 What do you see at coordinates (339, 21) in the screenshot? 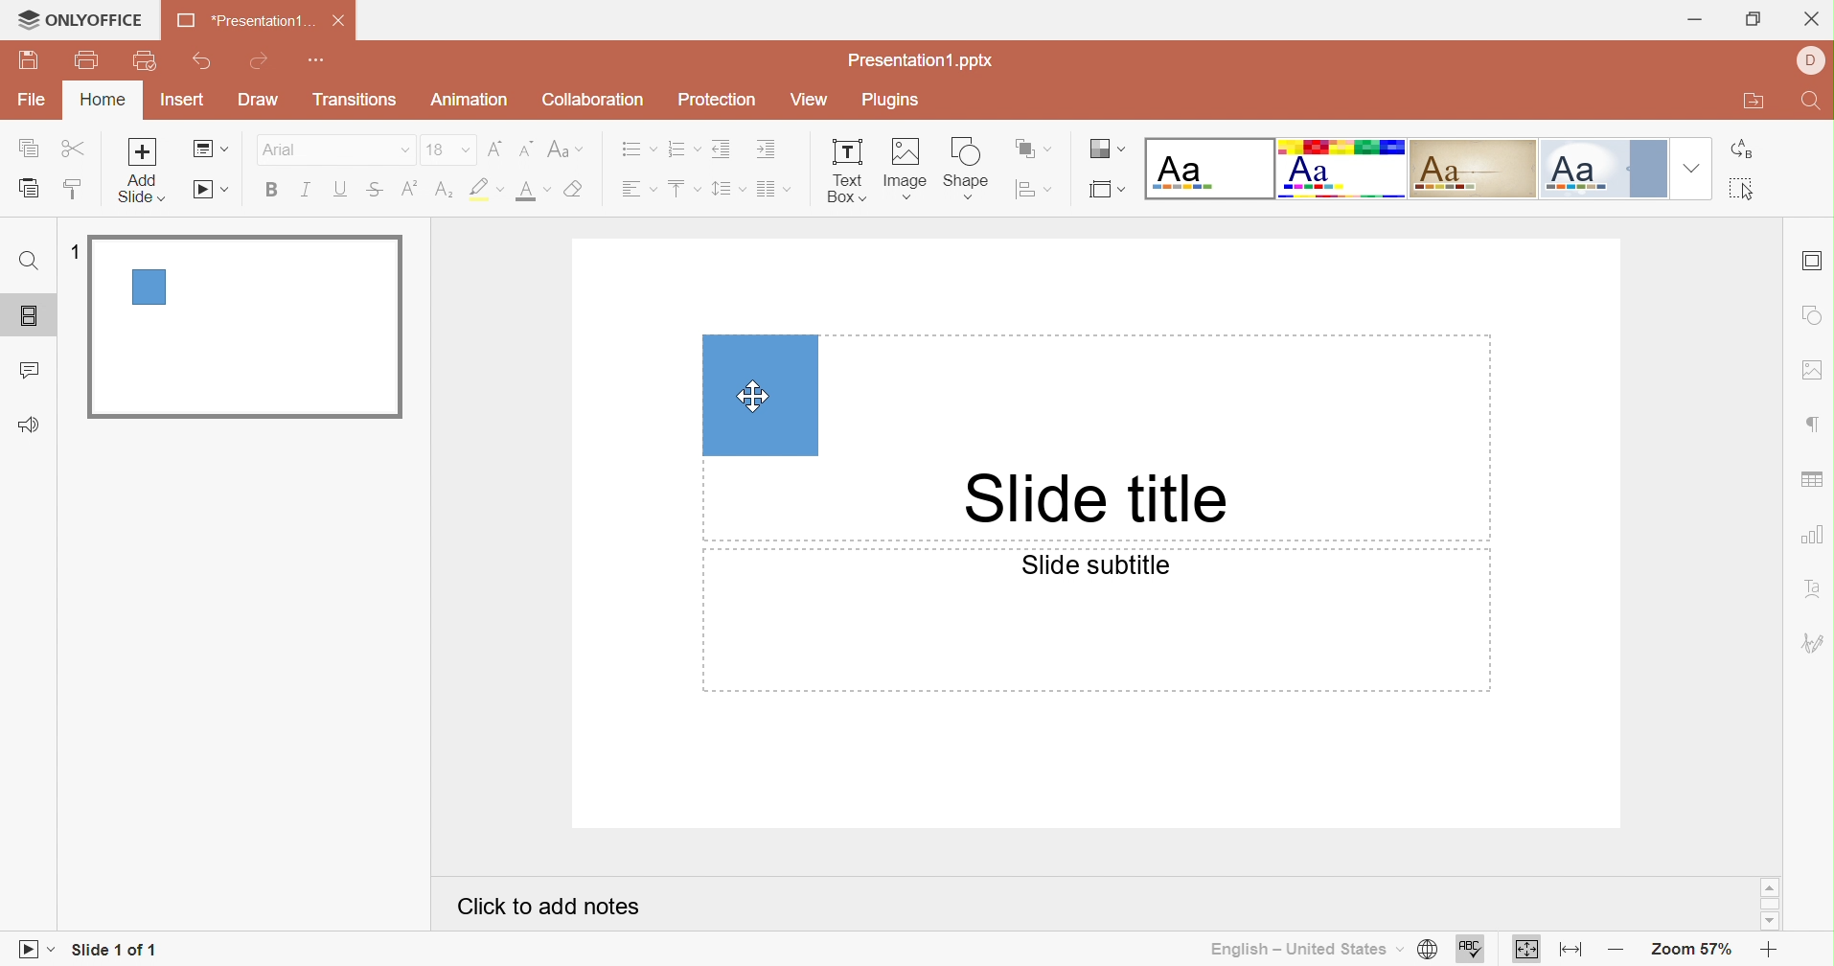
I see `Close` at bounding box center [339, 21].